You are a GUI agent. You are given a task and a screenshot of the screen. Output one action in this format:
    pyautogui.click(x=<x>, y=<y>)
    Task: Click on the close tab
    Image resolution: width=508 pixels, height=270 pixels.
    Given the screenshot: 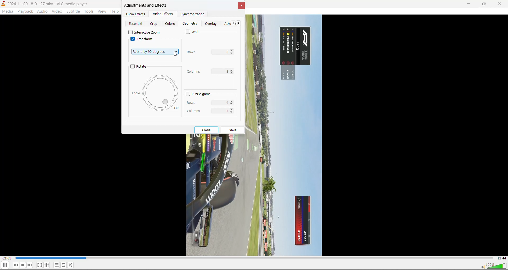 What is the action you would take?
    pyautogui.click(x=241, y=7)
    